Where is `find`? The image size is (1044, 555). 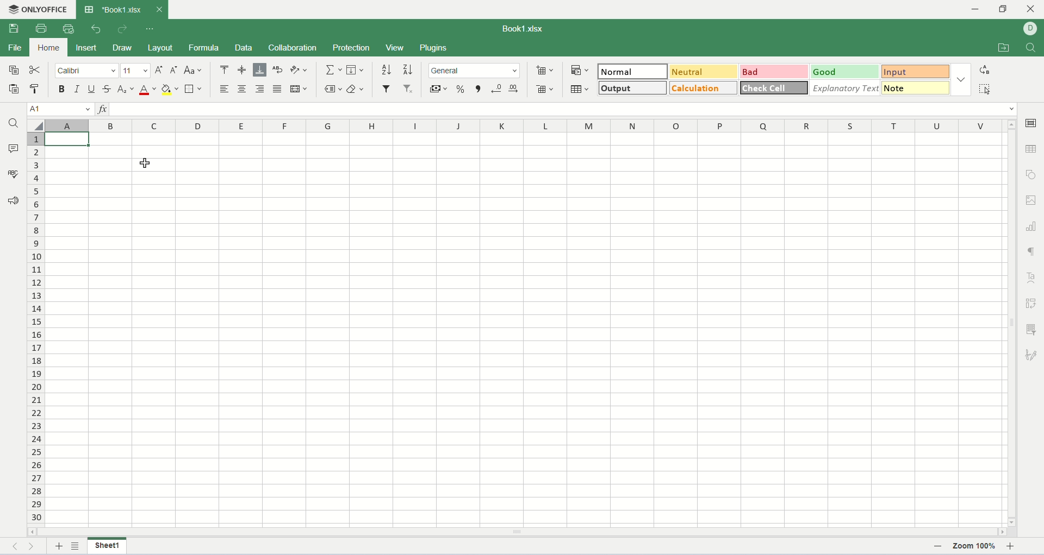 find is located at coordinates (1033, 48).